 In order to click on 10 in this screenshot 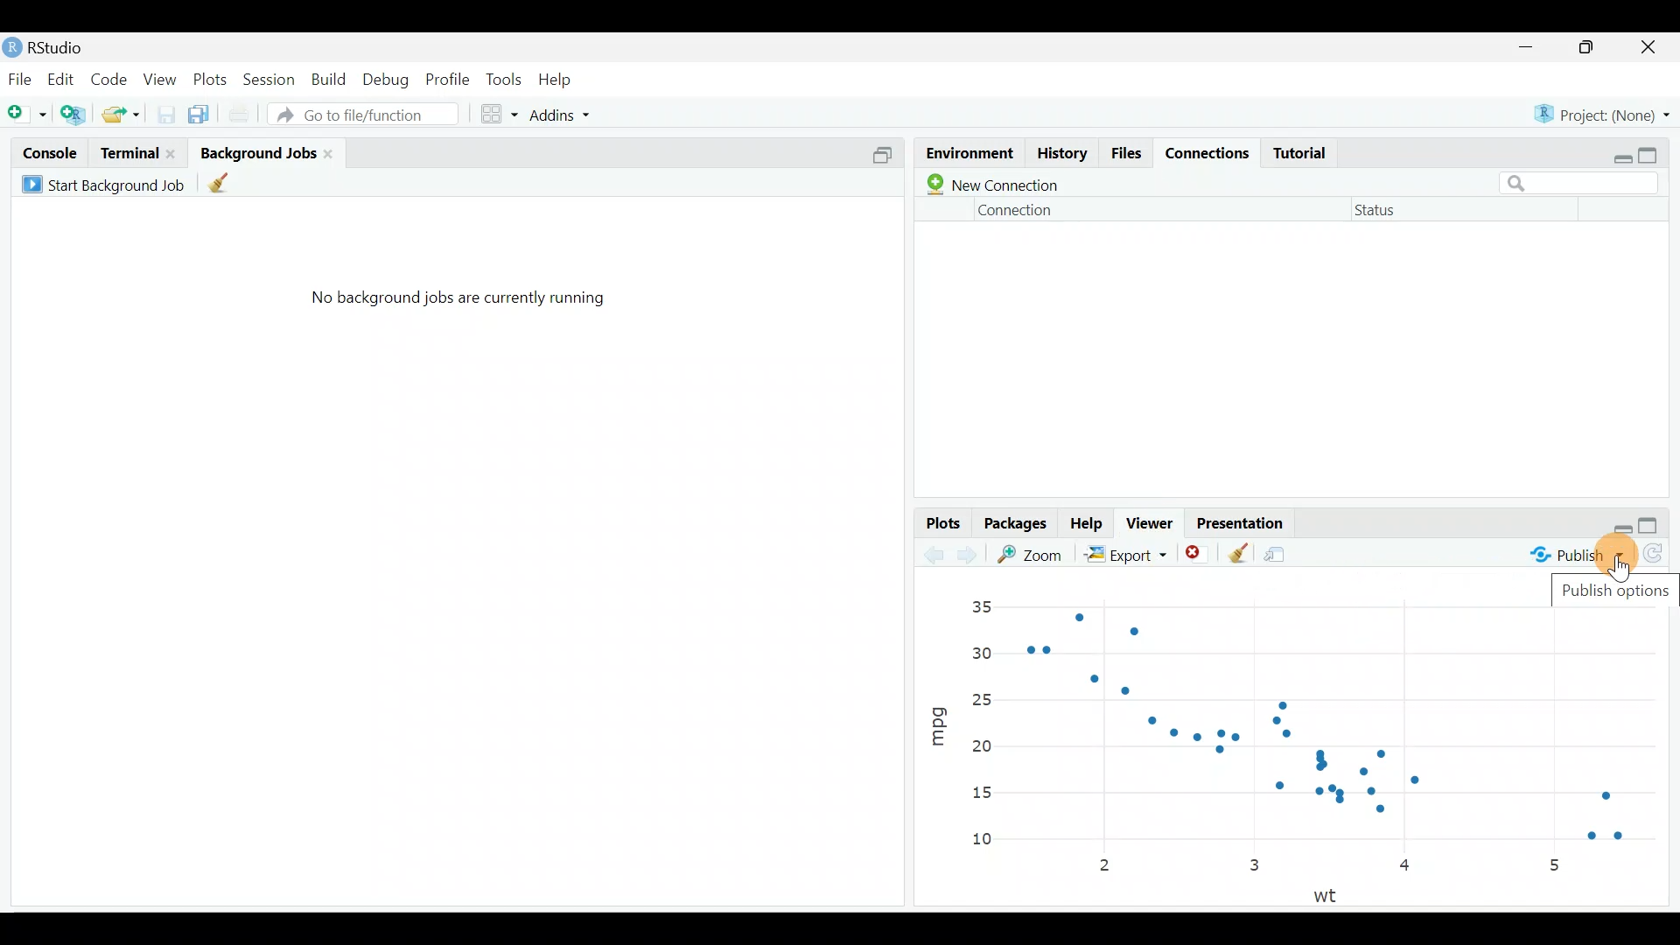, I will do `click(991, 841)`.